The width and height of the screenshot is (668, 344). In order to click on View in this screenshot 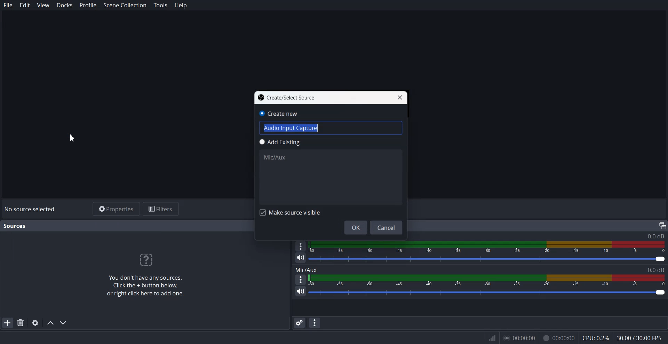, I will do `click(43, 5)`.